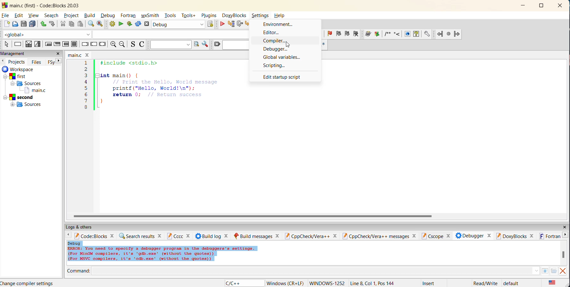 This screenshot has width=570, height=287. What do you see at coordinates (28, 283) in the screenshot?
I see `Change compiler settings` at bounding box center [28, 283].